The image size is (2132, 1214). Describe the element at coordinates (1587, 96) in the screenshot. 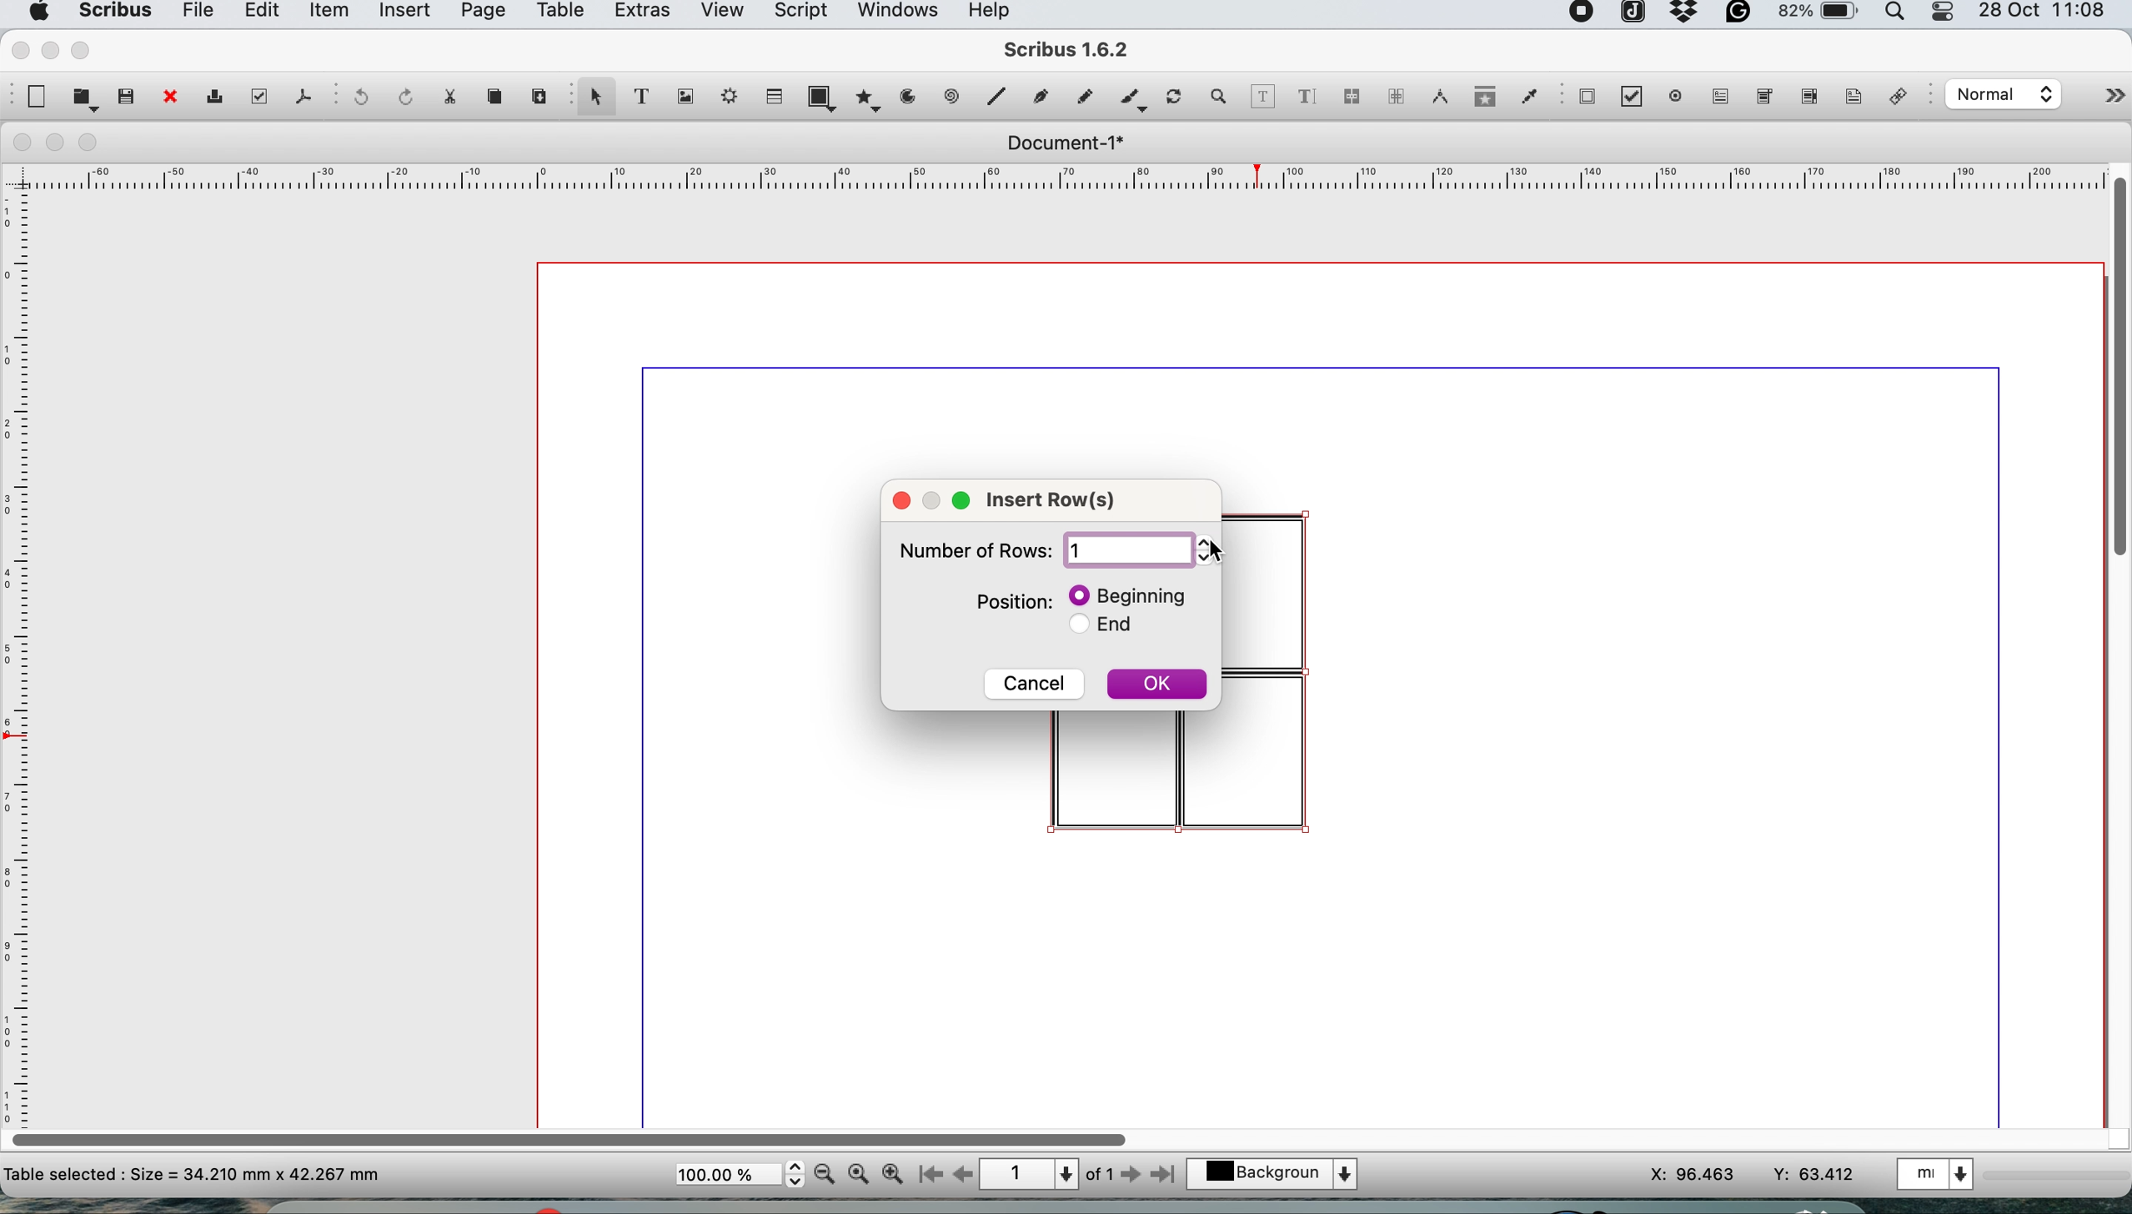

I see `pdf check button` at that location.